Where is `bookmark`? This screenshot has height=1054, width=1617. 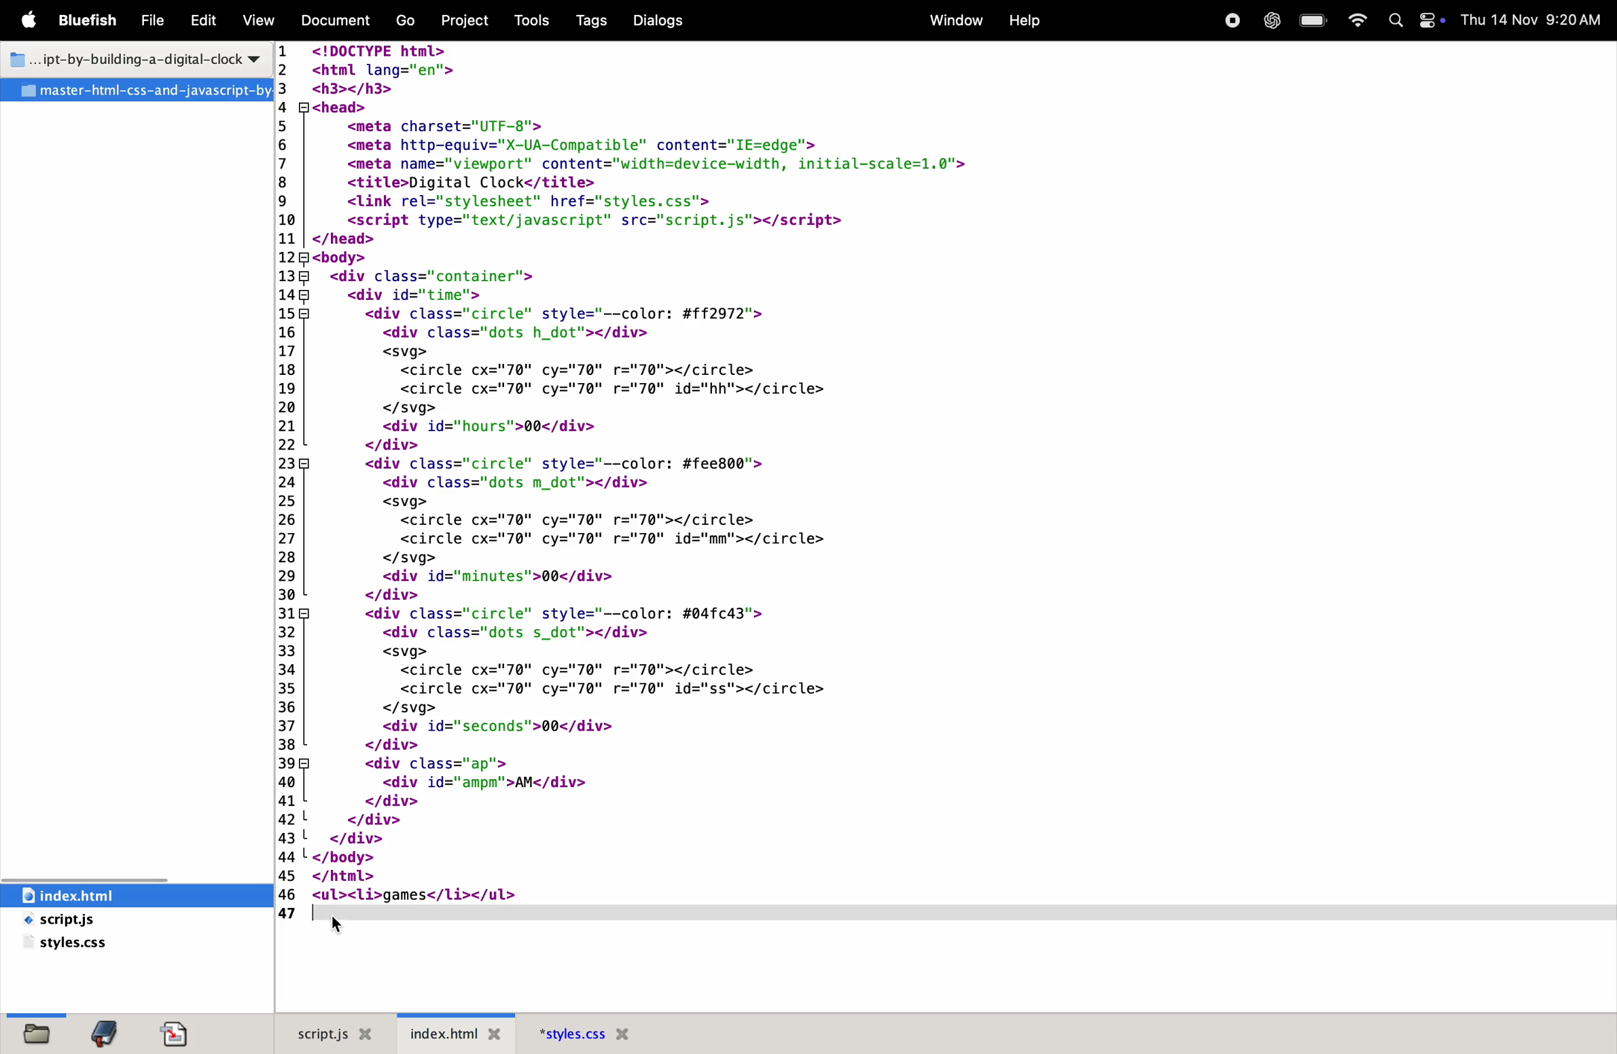 bookmark is located at coordinates (110, 1033).